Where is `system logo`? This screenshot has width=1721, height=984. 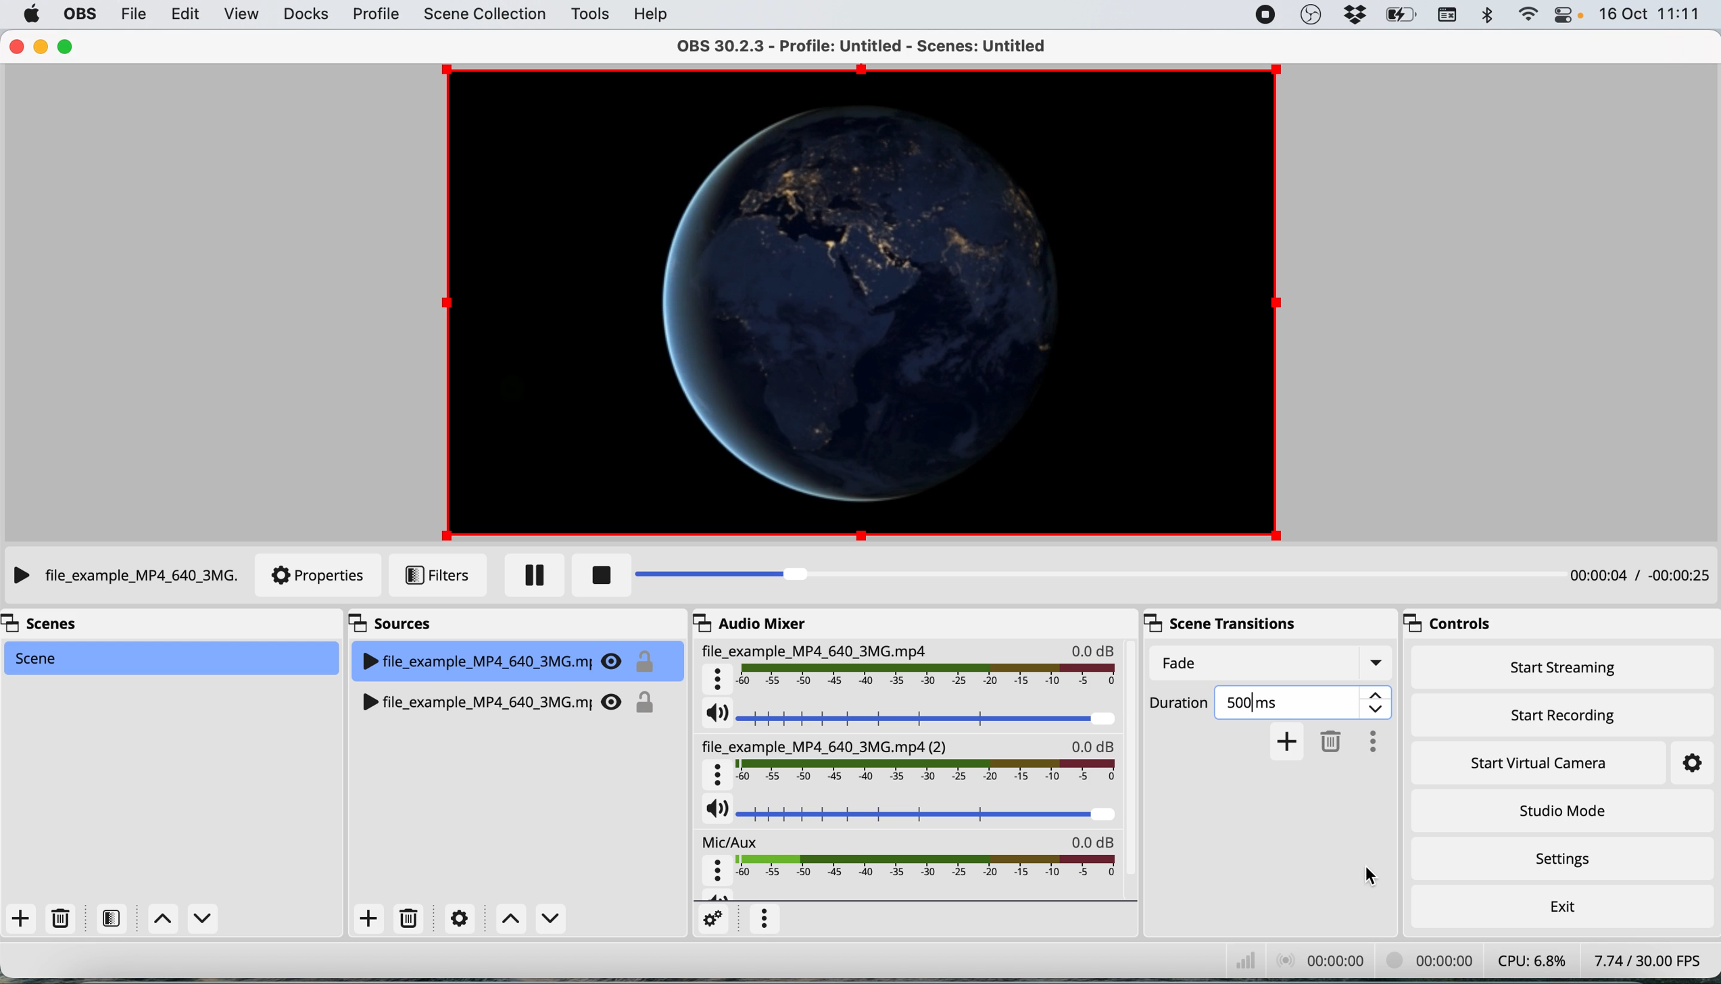 system logo is located at coordinates (30, 14).